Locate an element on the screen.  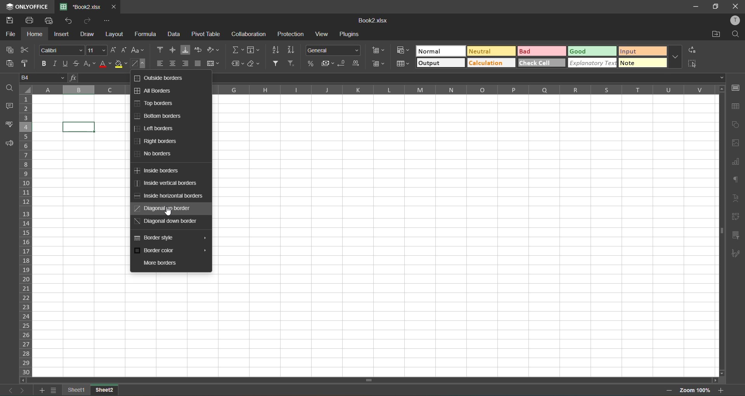
bold is located at coordinates (44, 64).